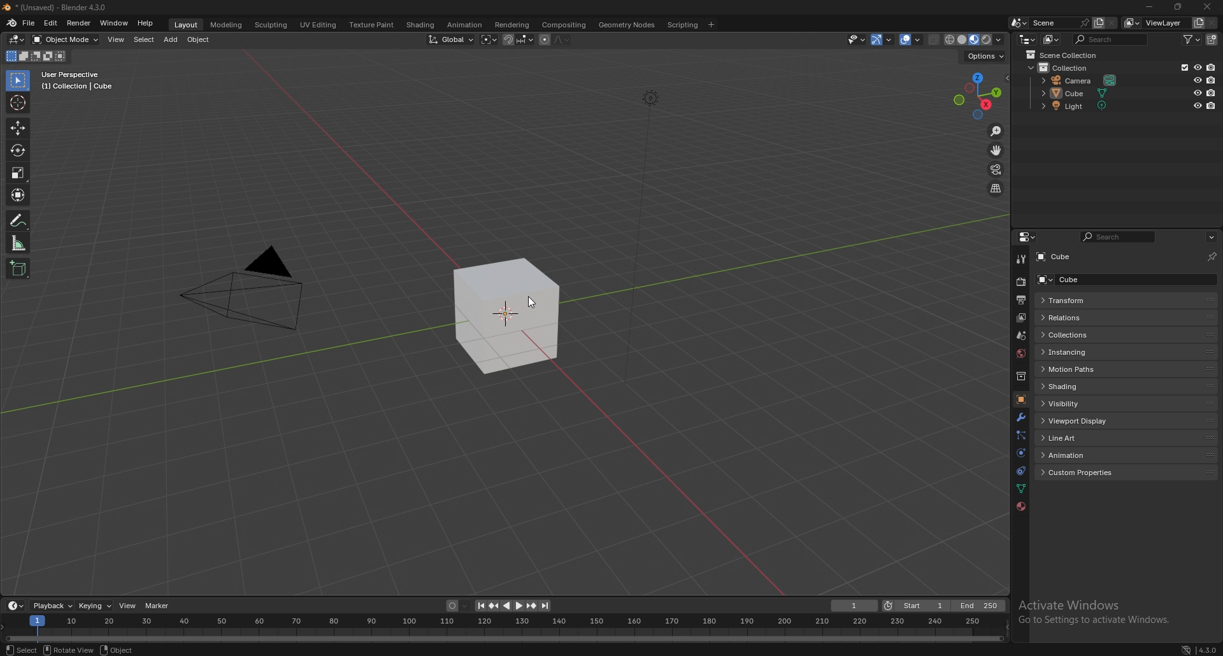  What do you see at coordinates (856, 39) in the screenshot?
I see `visiblity and selectibility` at bounding box center [856, 39].